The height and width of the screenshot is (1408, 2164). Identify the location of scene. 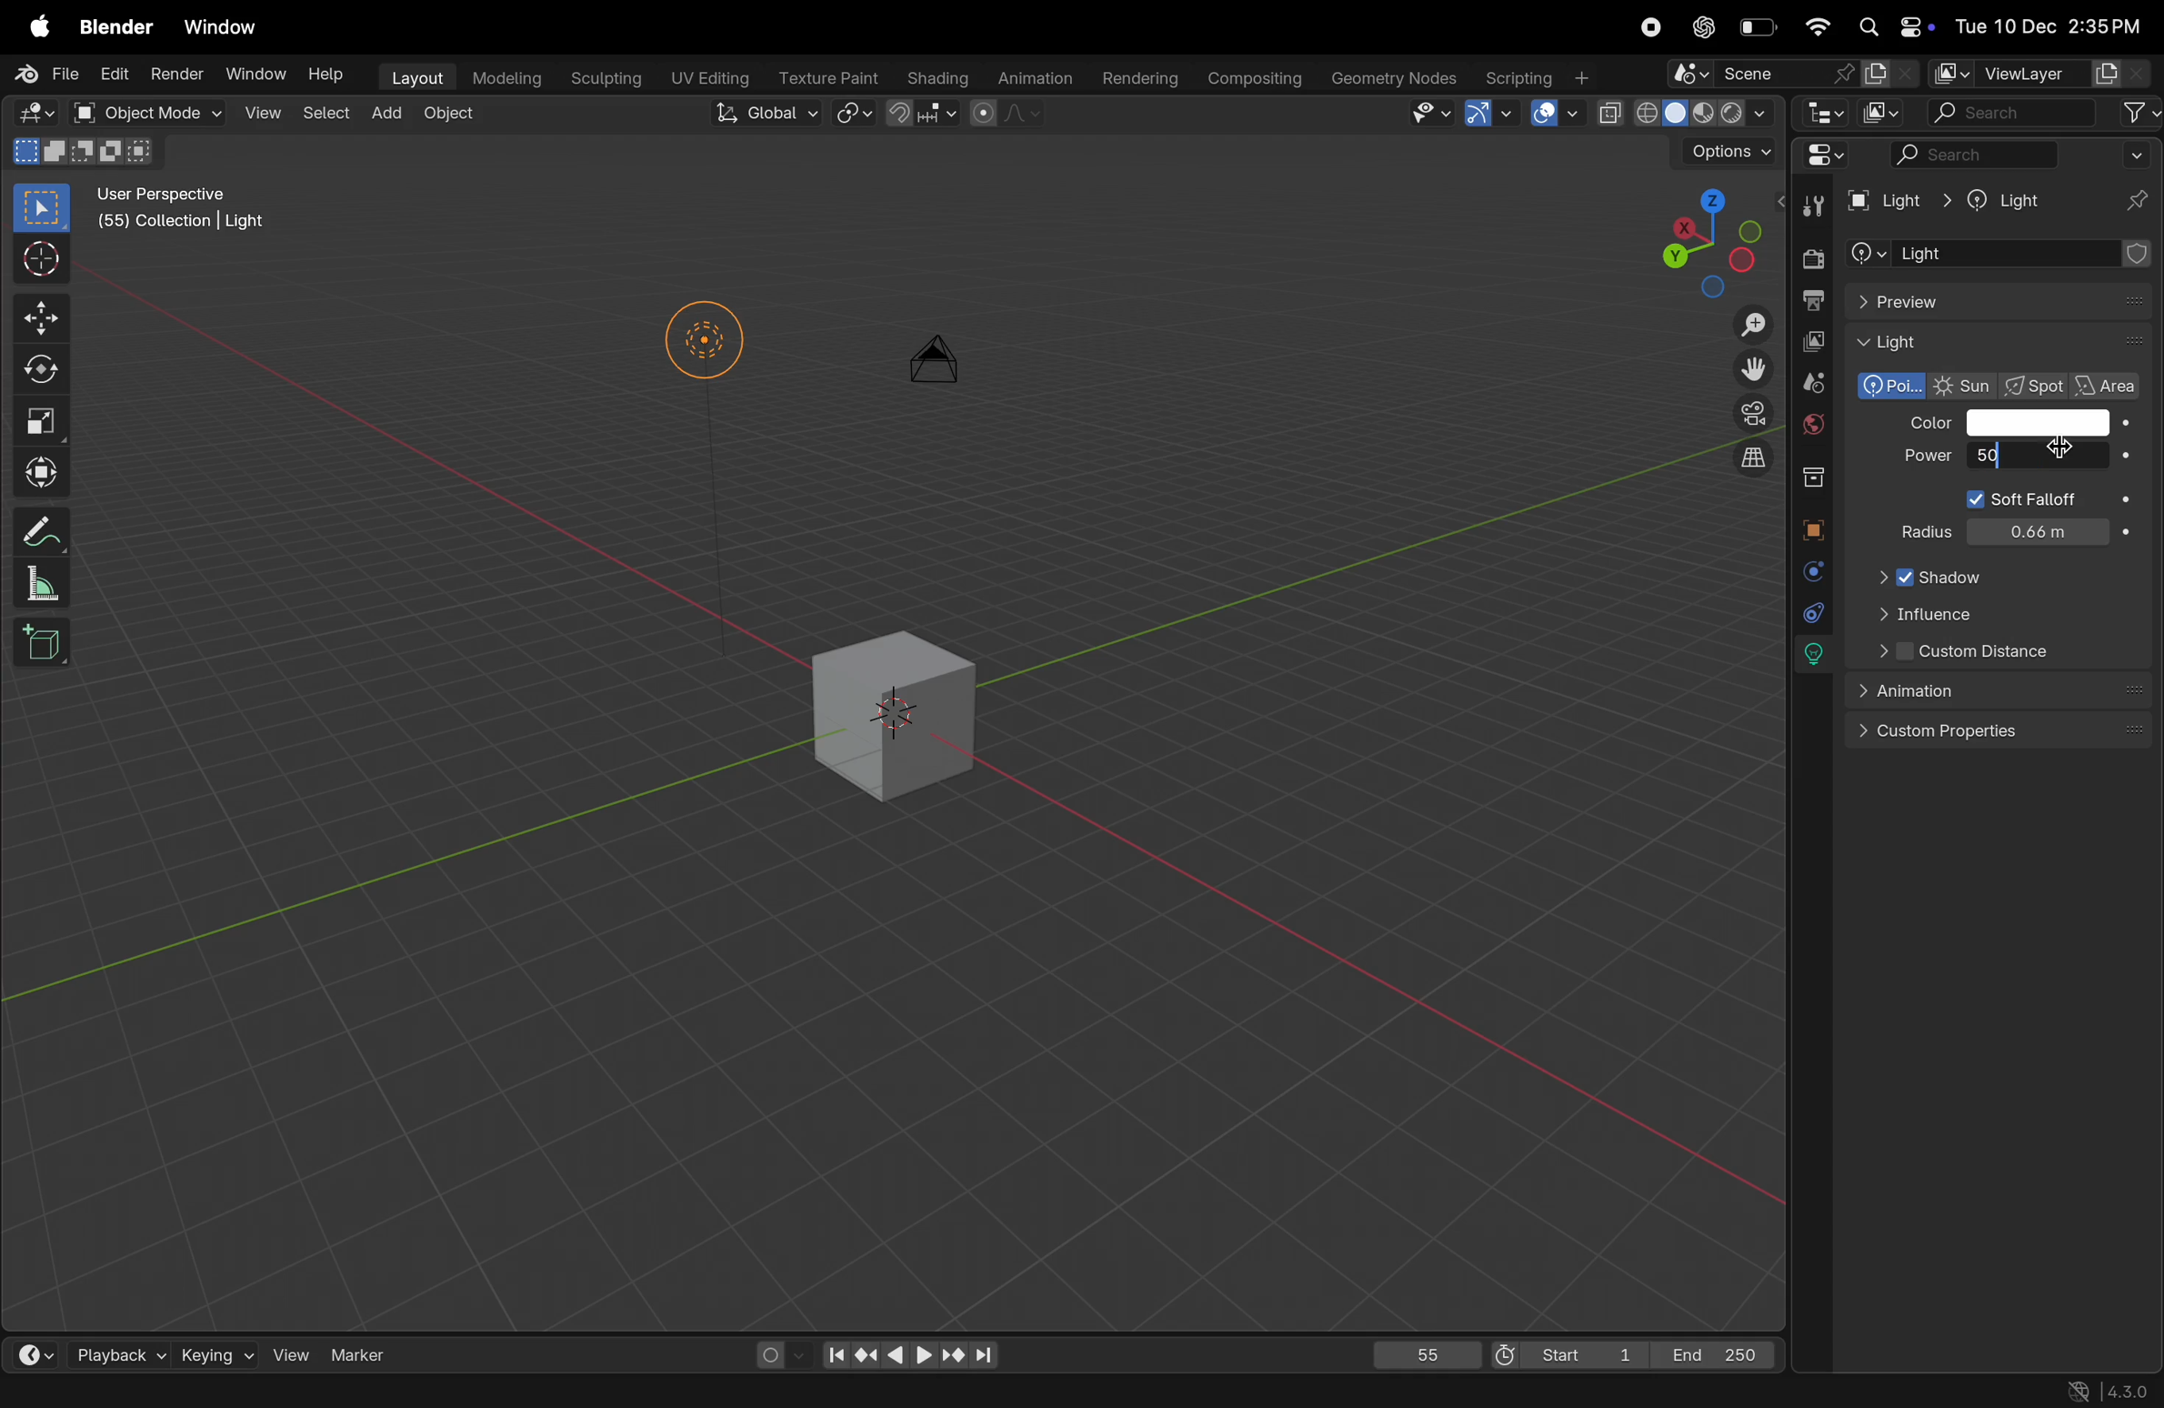
(1815, 385).